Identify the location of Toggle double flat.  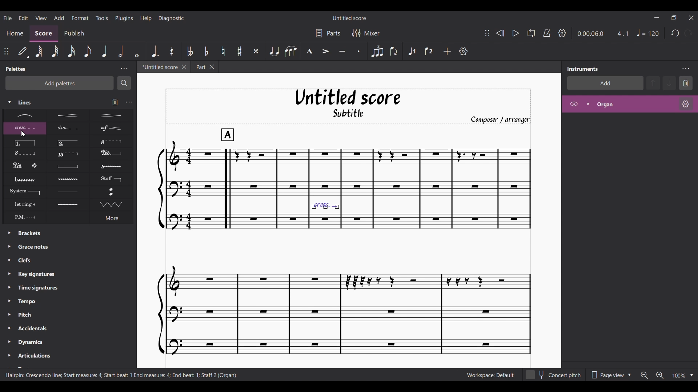
(190, 51).